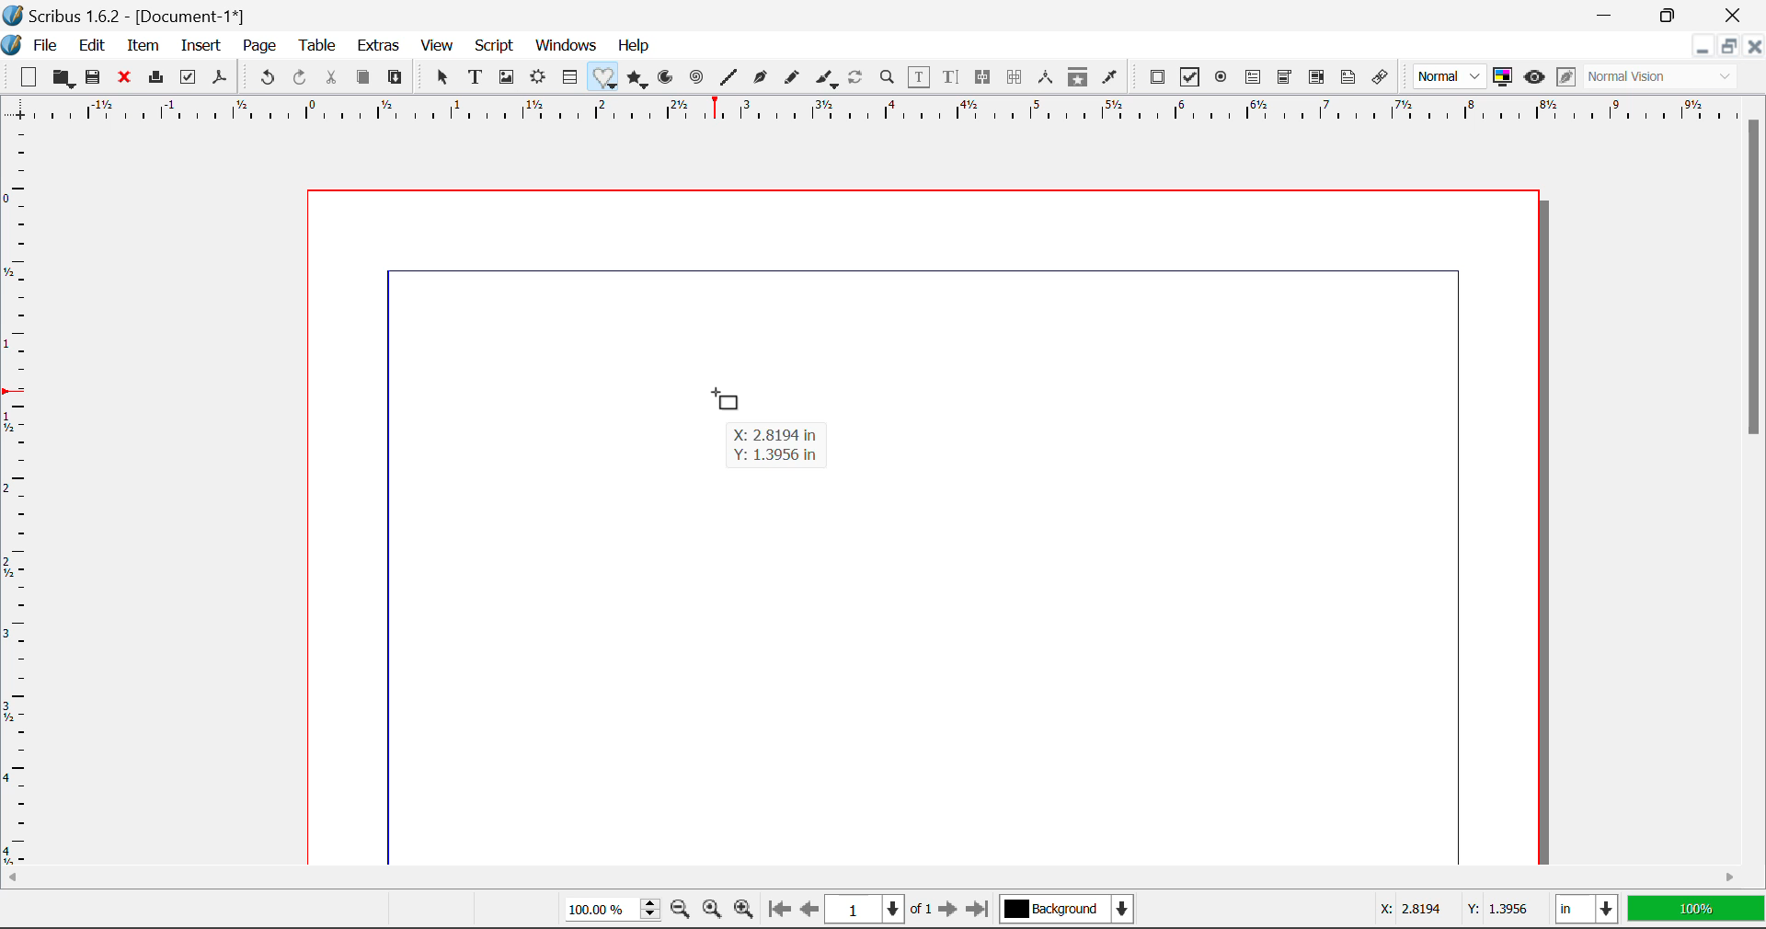 Image resolution: width=1766 pixels, height=929 pixels. I want to click on Arcs, so click(664, 77).